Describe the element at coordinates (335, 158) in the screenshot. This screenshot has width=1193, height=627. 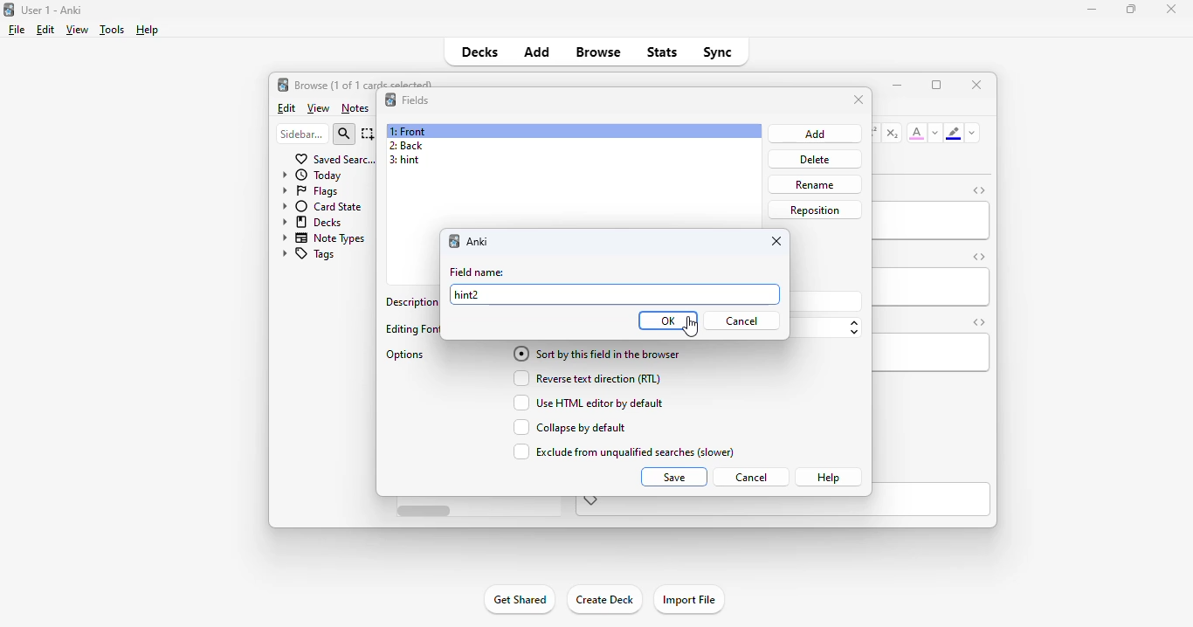
I see `saved searches` at that location.